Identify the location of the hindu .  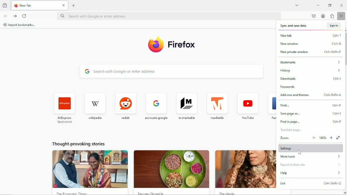
(228, 193).